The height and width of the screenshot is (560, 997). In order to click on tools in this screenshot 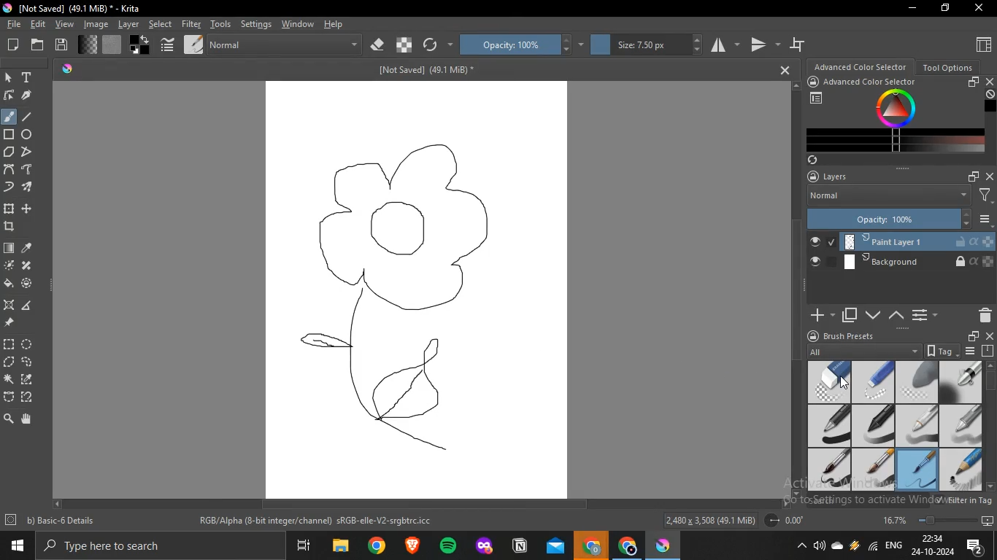, I will do `click(221, 24)`.